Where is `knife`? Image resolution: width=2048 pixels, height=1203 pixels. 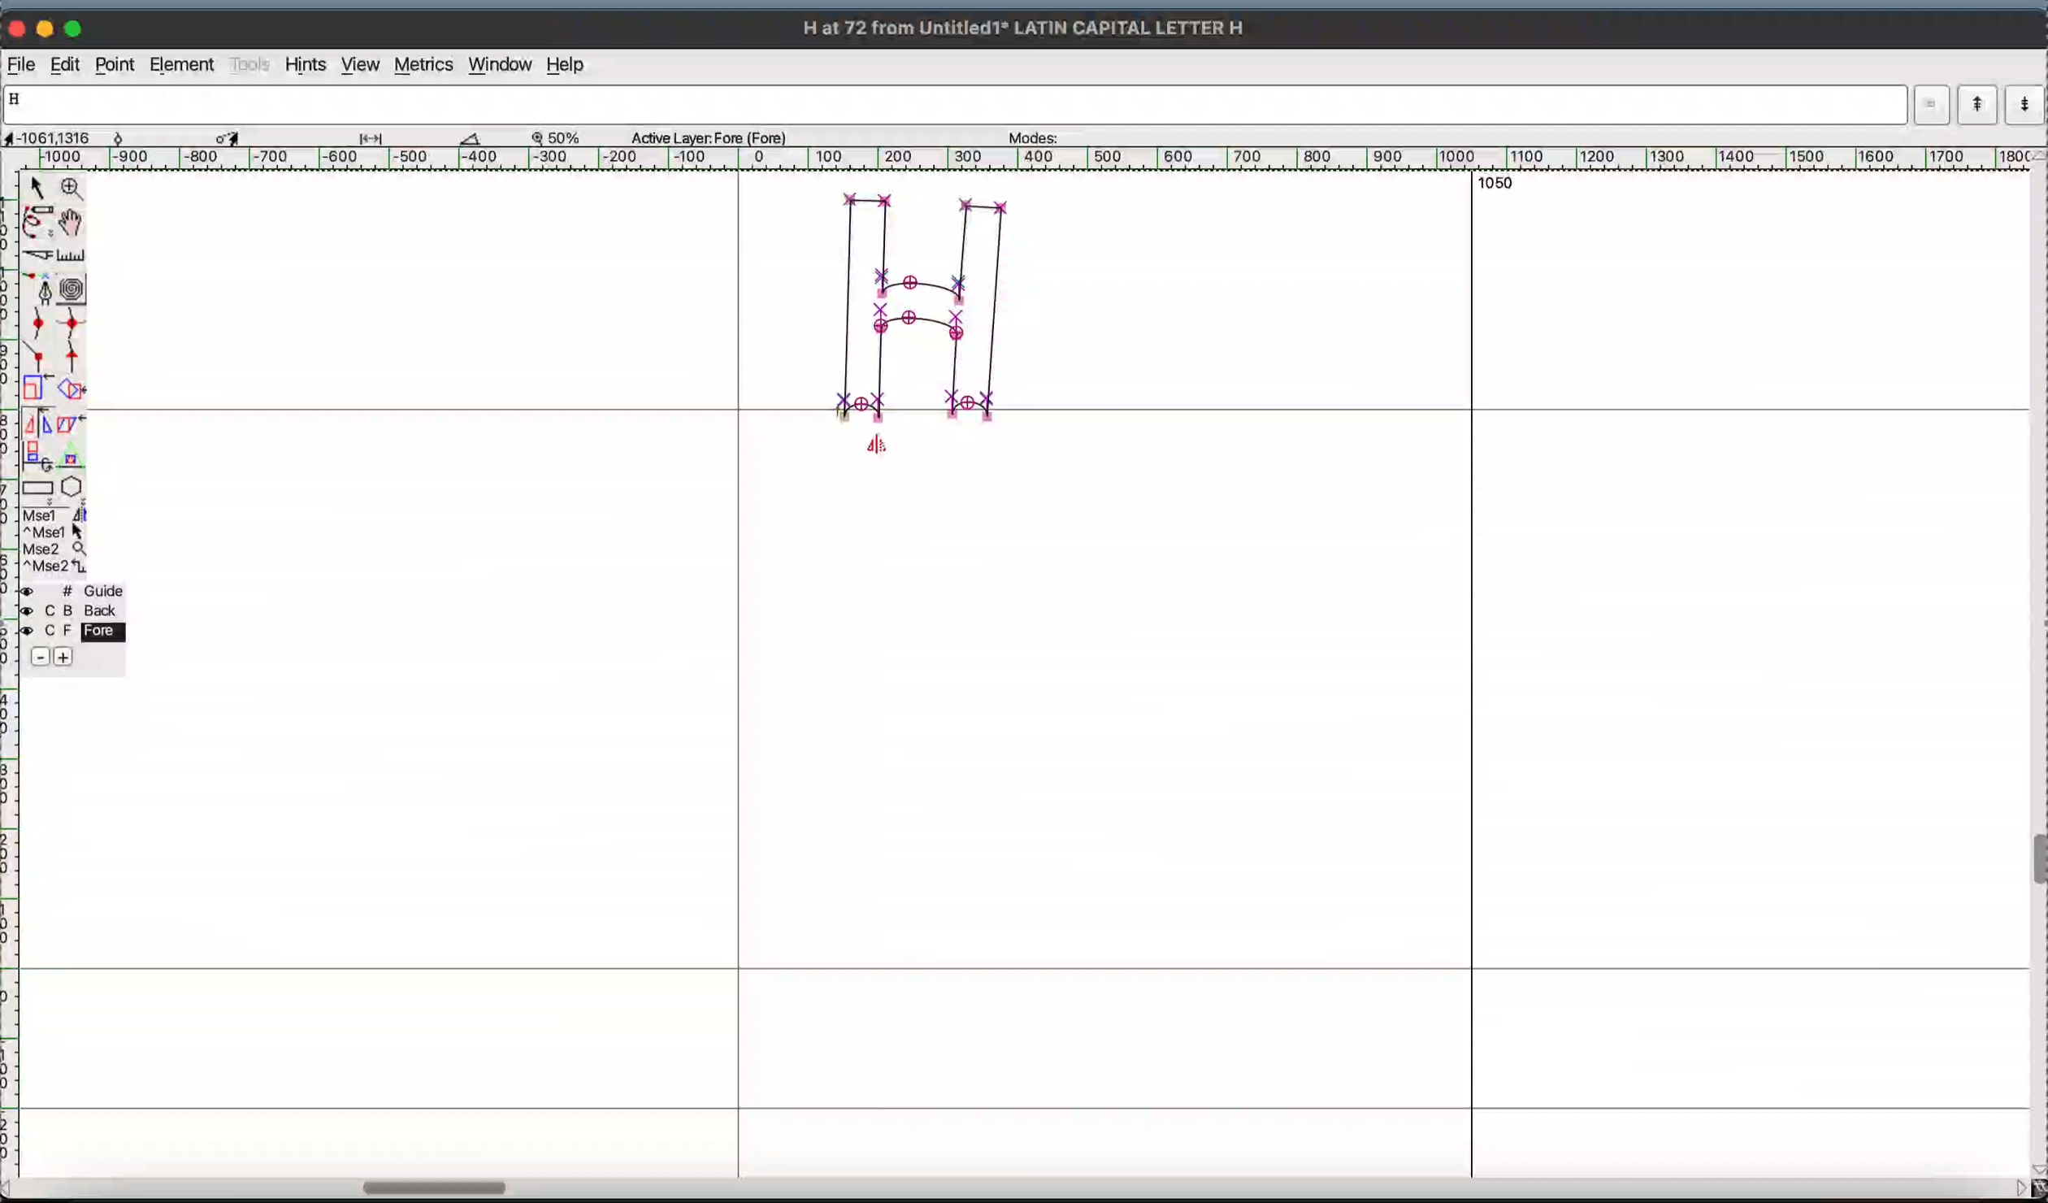
knife is located at coordinates (39, 254).